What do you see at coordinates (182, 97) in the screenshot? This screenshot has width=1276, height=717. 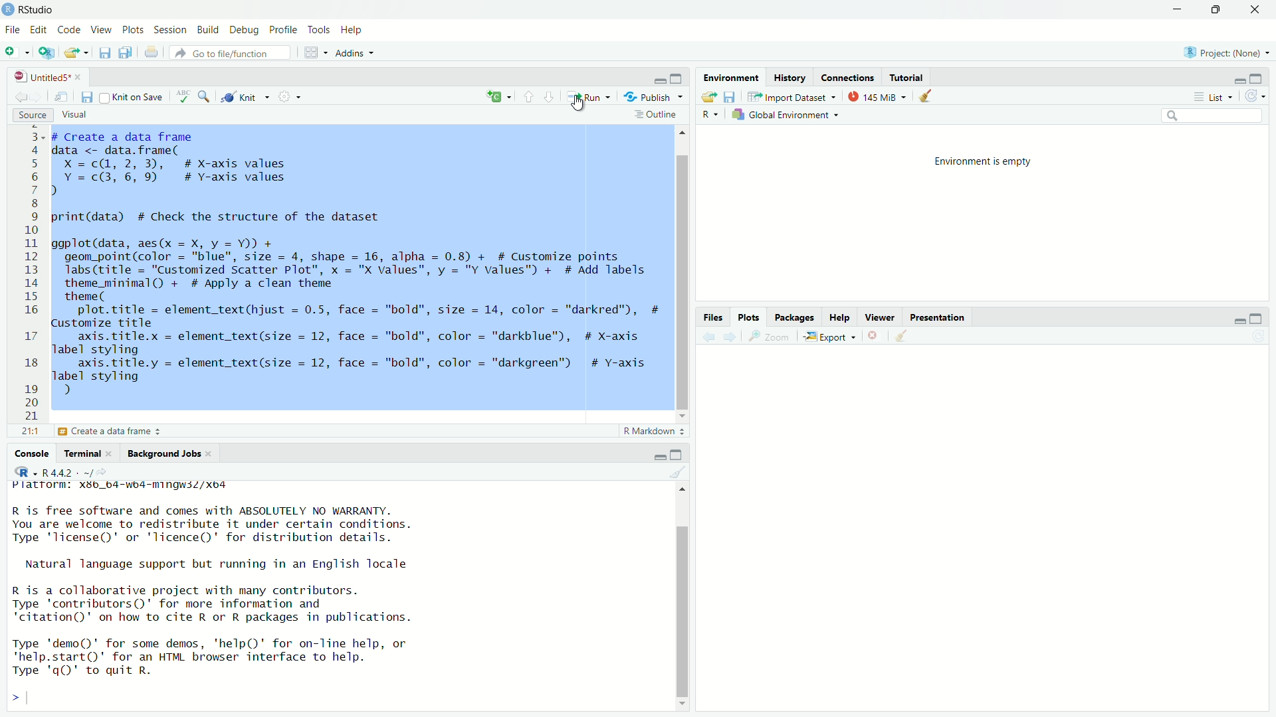 I see `ABC` at bounding box center [182, 97].